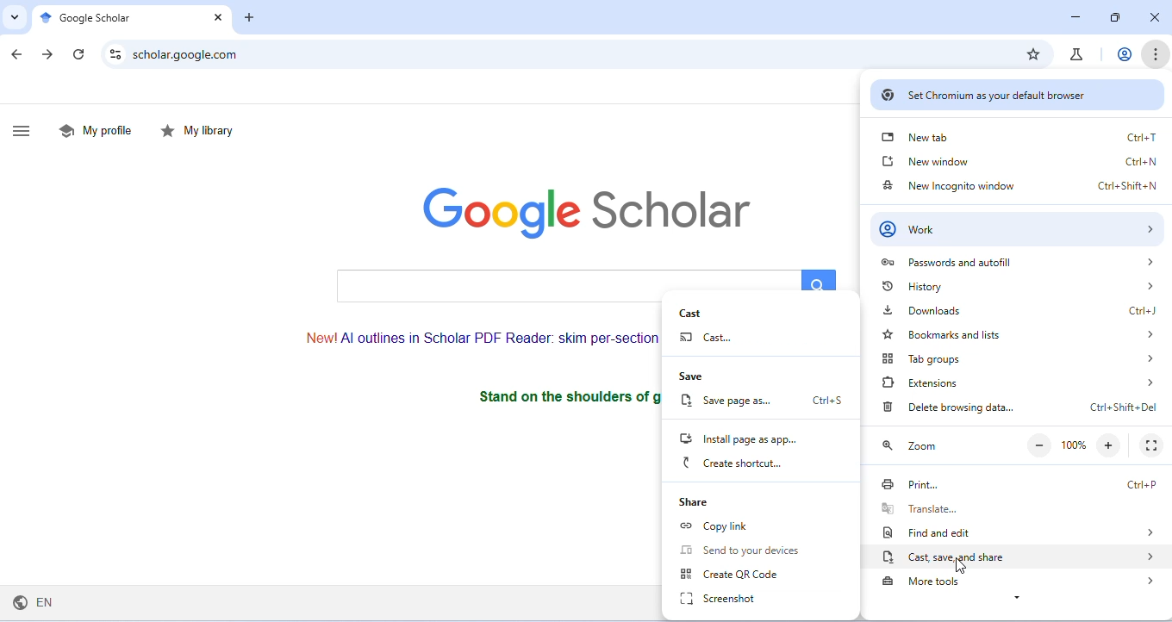 Image resolution: width=1172 pixels, height=622 pixels. Describe the element at coordinates (1079, 54) in the screenshot. I see `chrome labs` at that location.